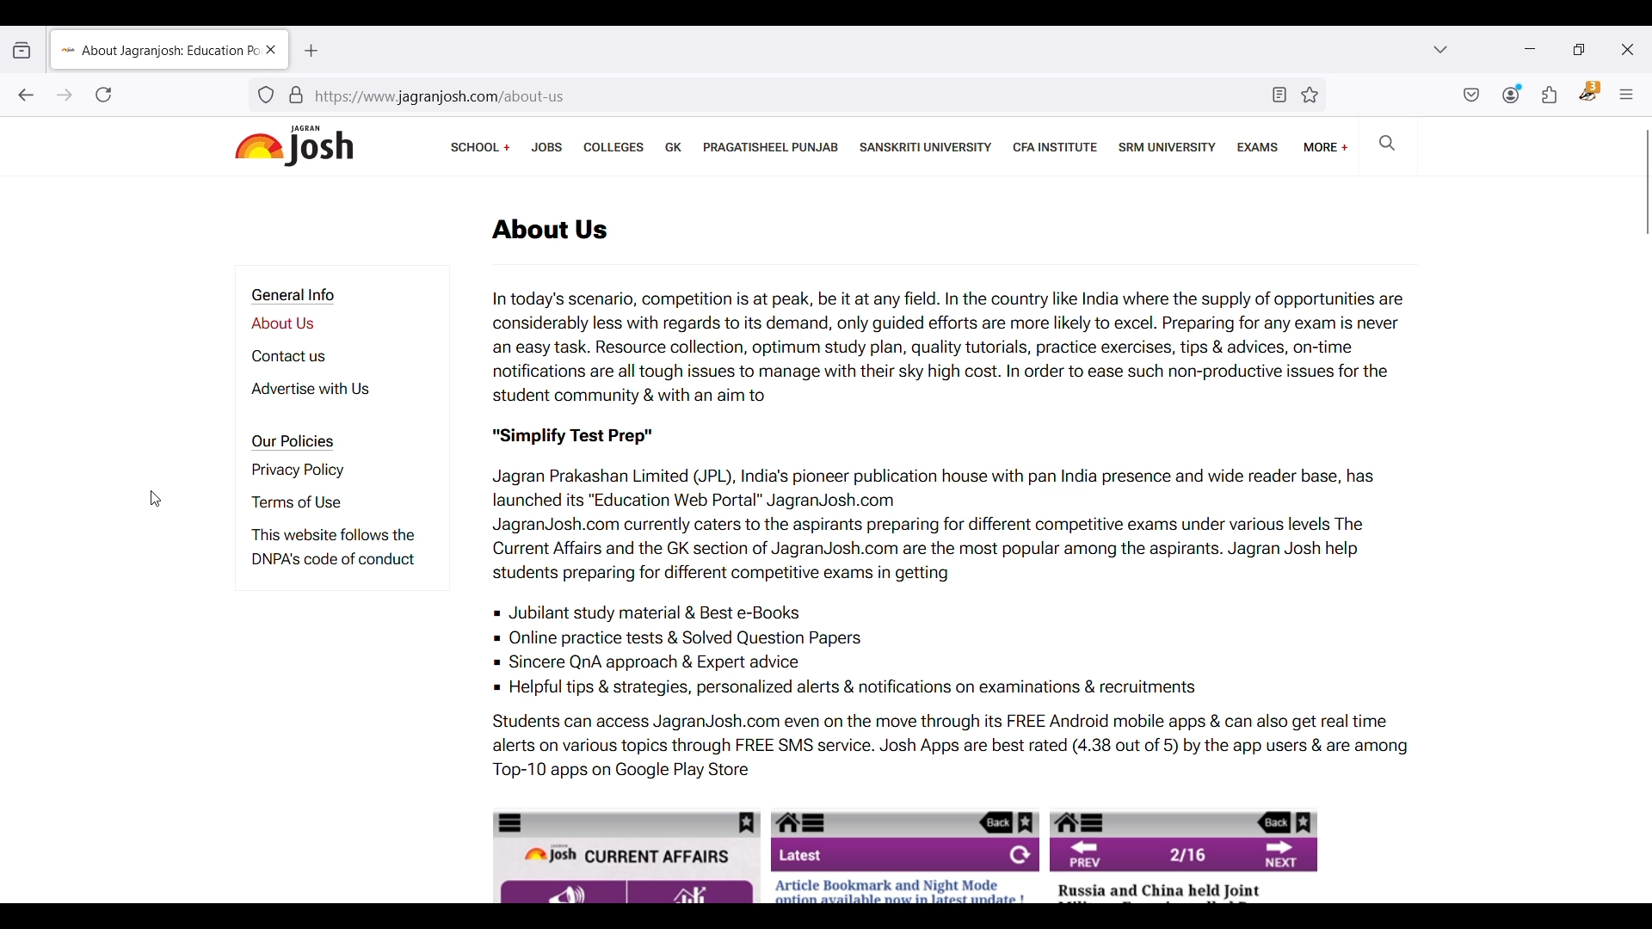 Image resolution: width=1652 pixels, height=929 pixels. I want to click on More linked pages, so click(1327, 148).